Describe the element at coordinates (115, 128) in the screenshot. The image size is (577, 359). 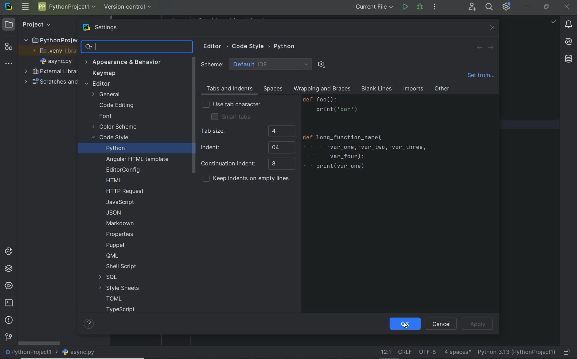
I see `color scheme` at that location.